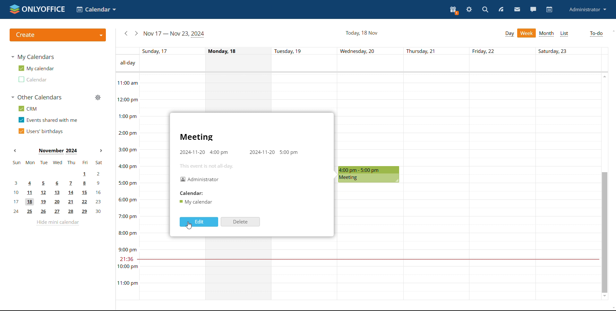  I want to click on current date, so click(361, 33).